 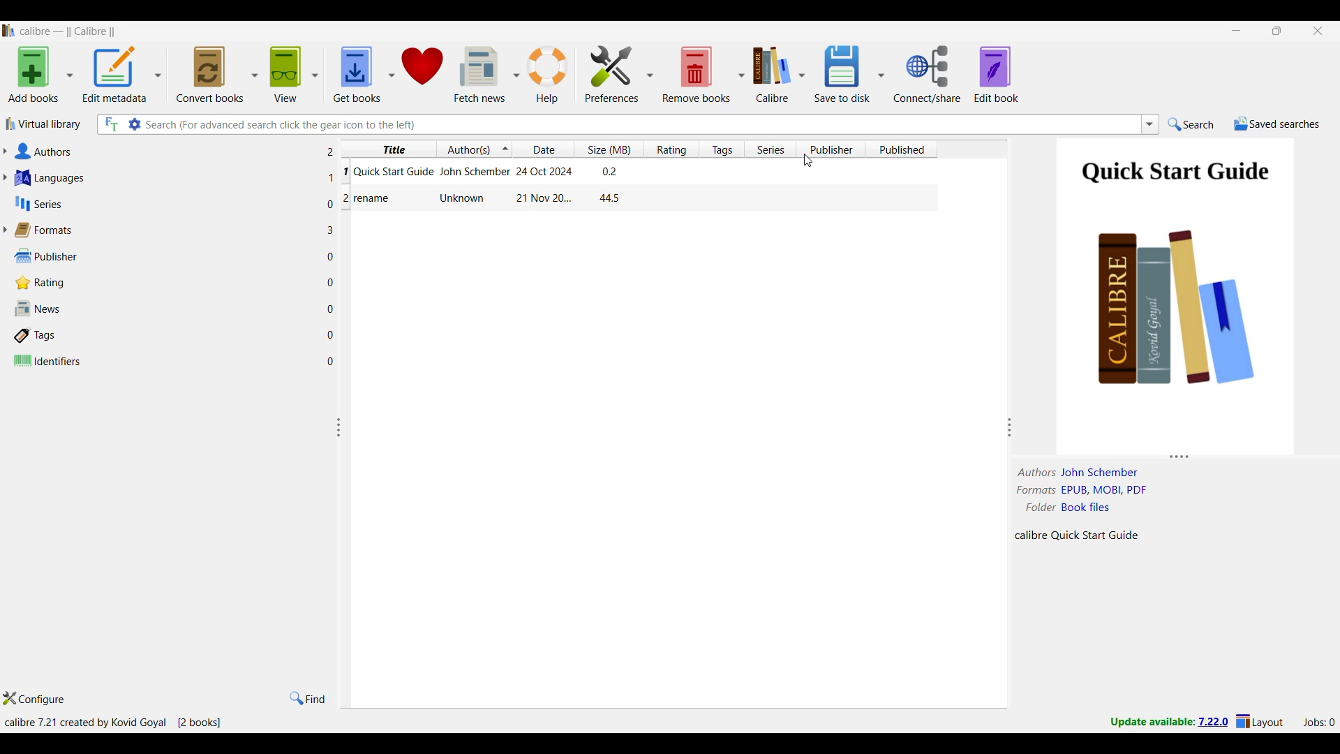 I want to click on Calibre settings, so click(x=778, y=73).